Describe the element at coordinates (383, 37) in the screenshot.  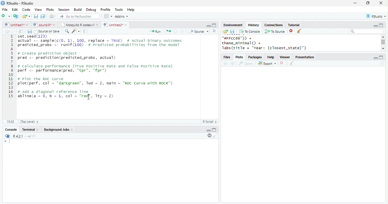
I see `scroll up` at that location.